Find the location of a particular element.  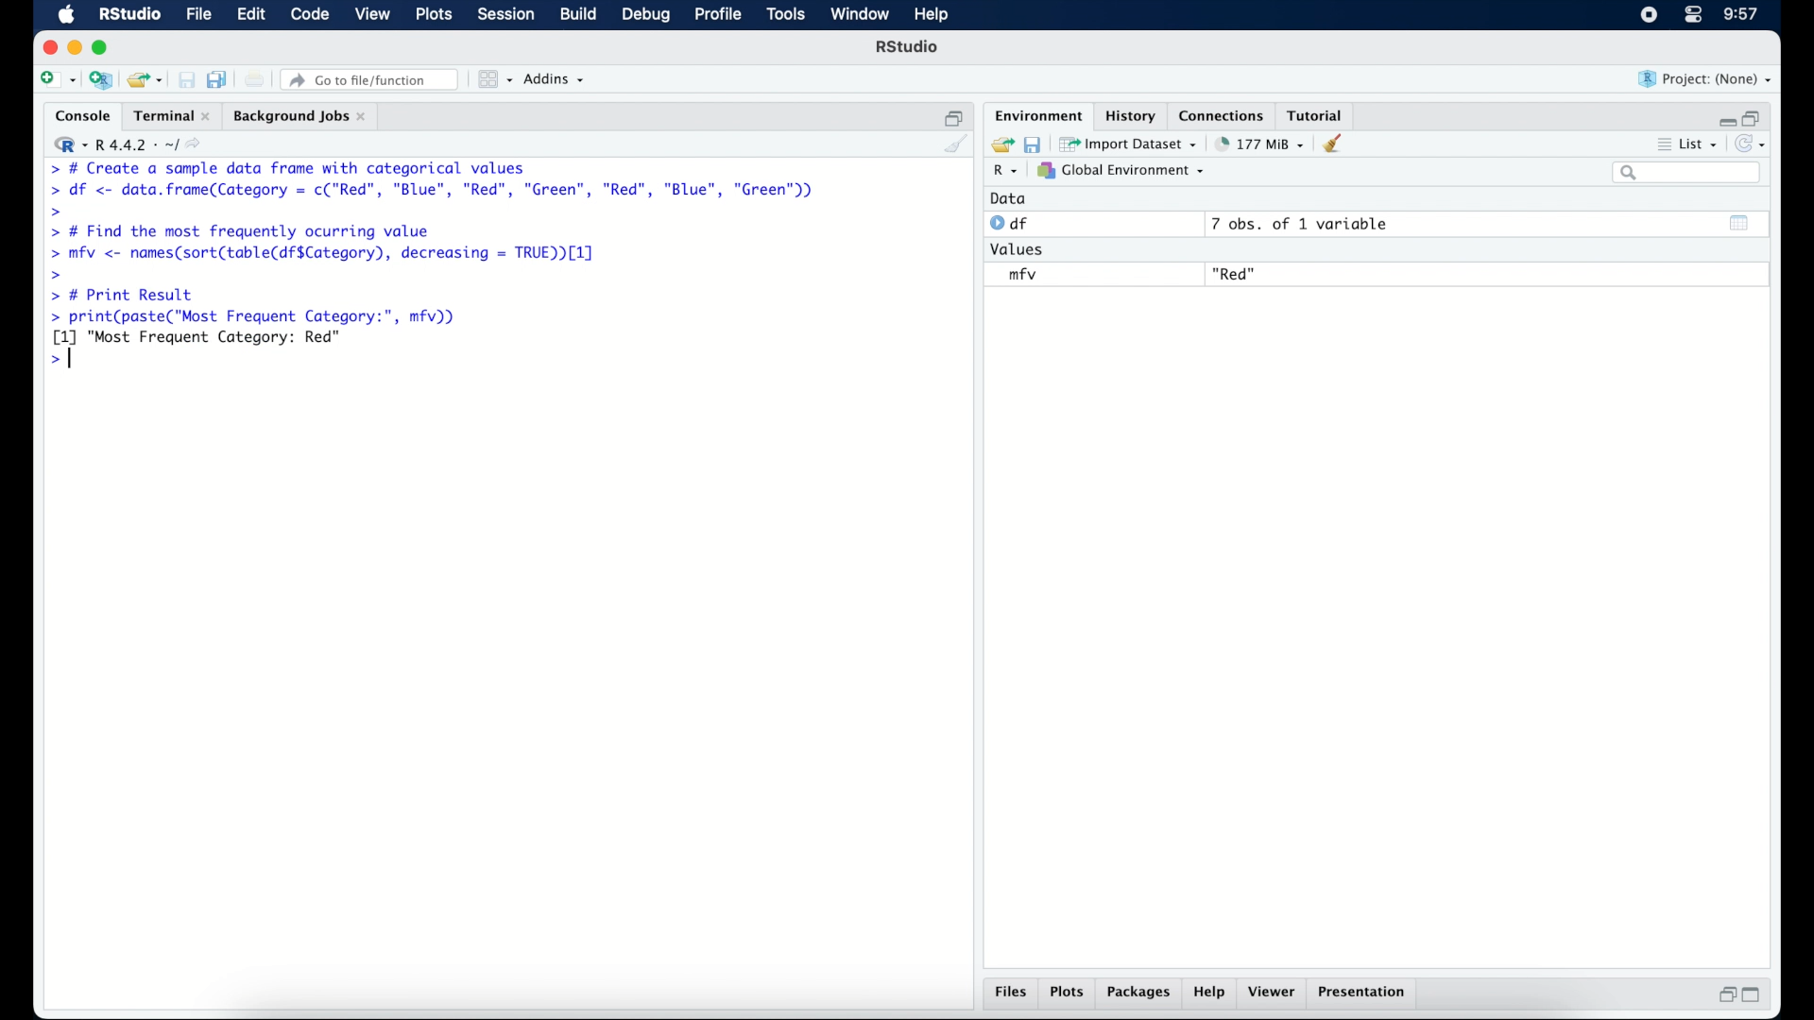

history is located at coordinates (1133, 115).